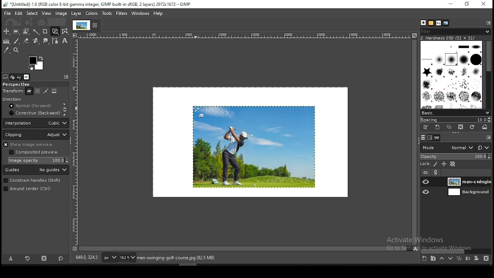  Describe the element at coordinates (32, 190) in the screenshot. I see `around the center` at that location.